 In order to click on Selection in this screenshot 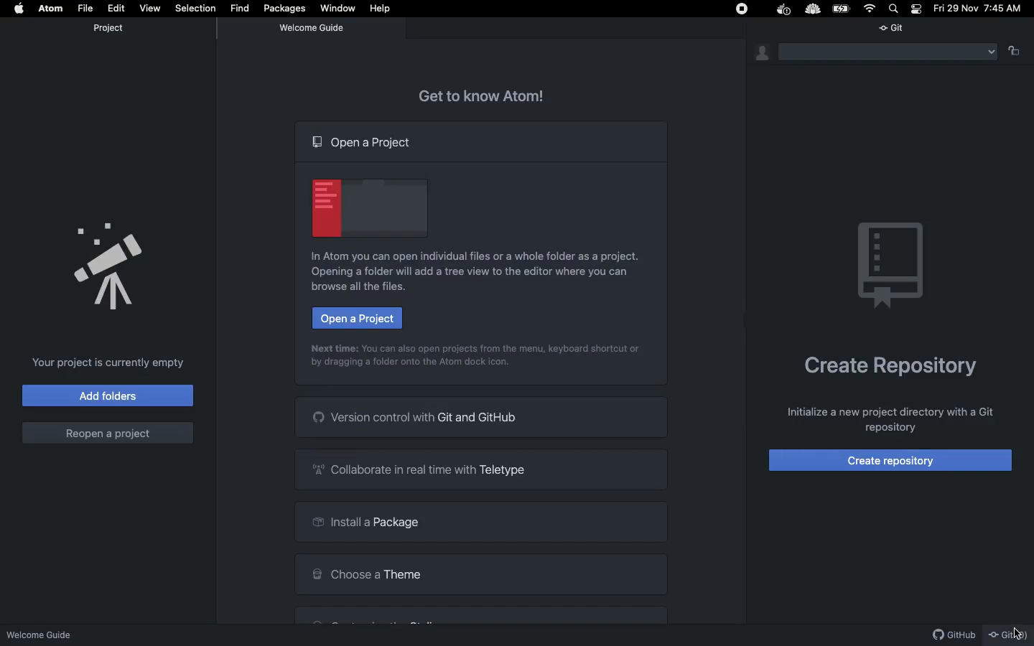, I will do `click(195, 6)`.